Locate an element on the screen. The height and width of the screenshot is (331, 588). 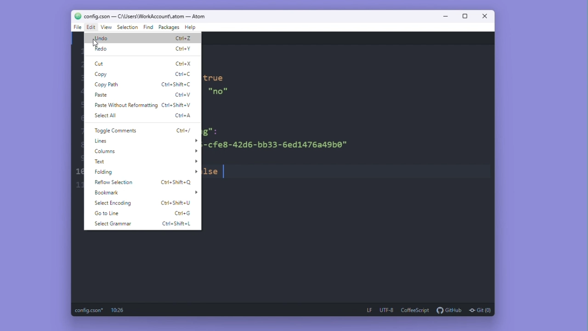
columns is located at coordinates (144, 151).